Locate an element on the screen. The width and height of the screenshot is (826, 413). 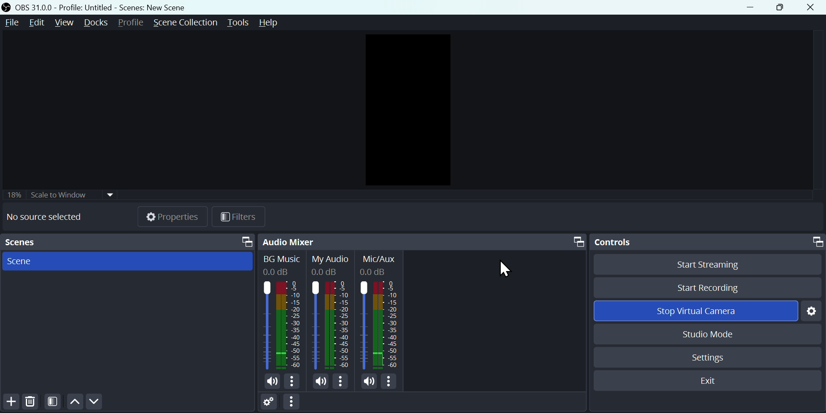
Audio mixer is located at coordinates (422, 240).